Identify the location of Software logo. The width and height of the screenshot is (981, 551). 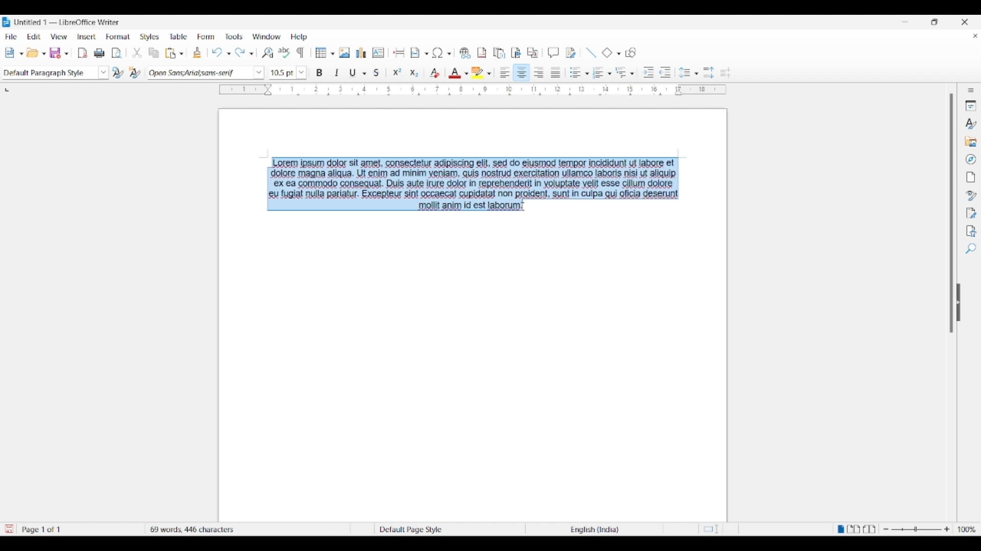
(7, 22).